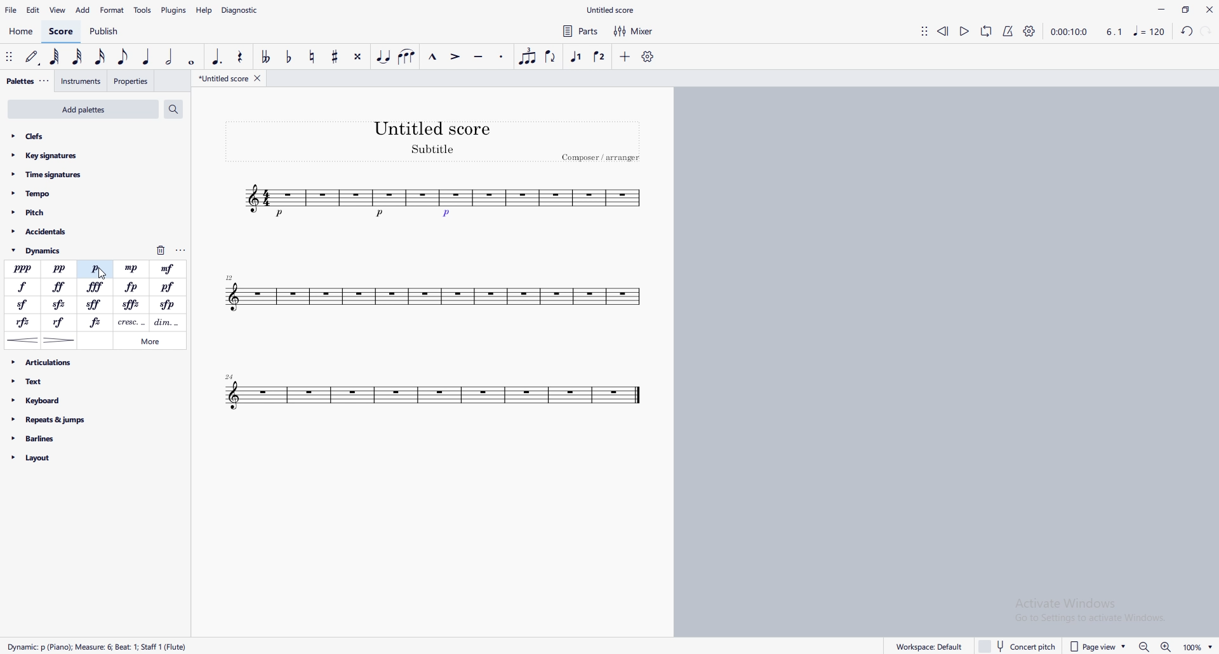 Image resolution: width=1219 pixels, height=654 pixels. What do you see at coordinates (242, 10) in the screenshot?
I see `diagnostic` at bounding box center [242, 10].